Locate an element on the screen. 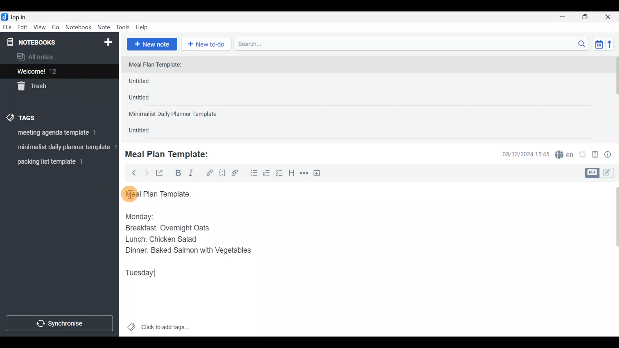  Numbered list is located at coordinates (267, 174).